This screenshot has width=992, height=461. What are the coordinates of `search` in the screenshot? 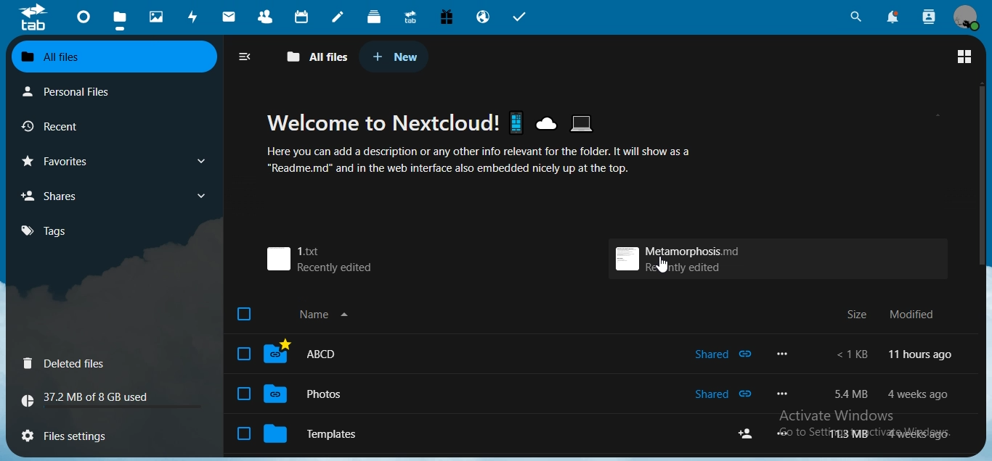 It's located at (856, 17).